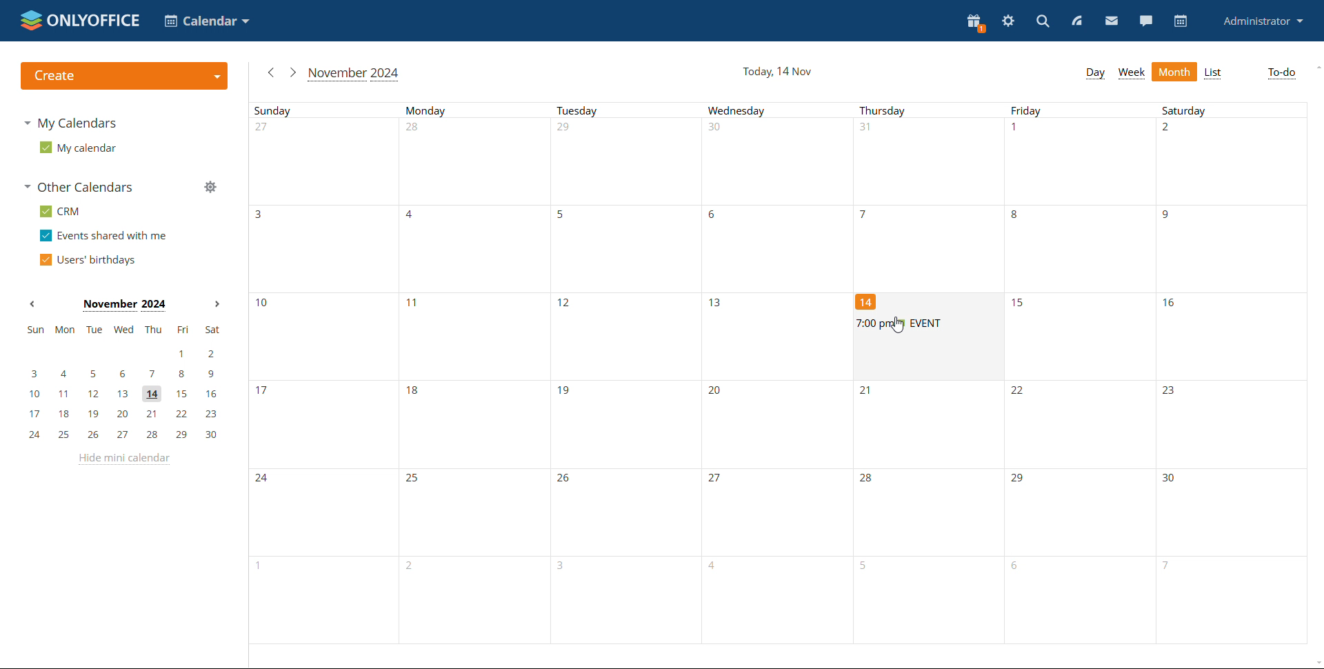 The height and width of the screenshot is (669, 1324). Describe the element at coordinates (1261, 22) in the screenshot. I see `profile` at that location.